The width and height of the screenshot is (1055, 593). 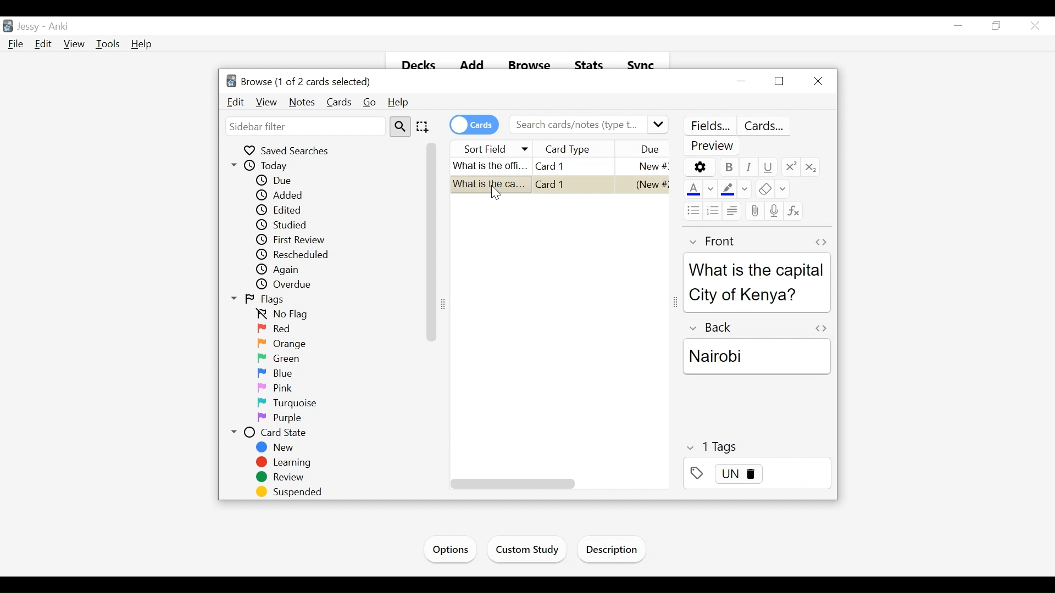 What do you see at coordinates (470, 66) in the screenshot?
I see `Add` at bounding box center [470, 66].